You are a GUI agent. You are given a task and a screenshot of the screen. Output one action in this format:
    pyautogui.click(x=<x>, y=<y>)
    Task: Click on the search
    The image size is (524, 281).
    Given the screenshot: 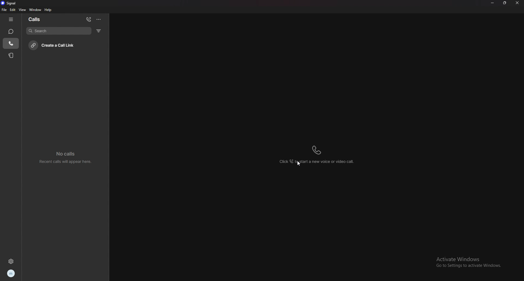 What is the action you would take?
    pyautogui.click(x=59, y=31)
    